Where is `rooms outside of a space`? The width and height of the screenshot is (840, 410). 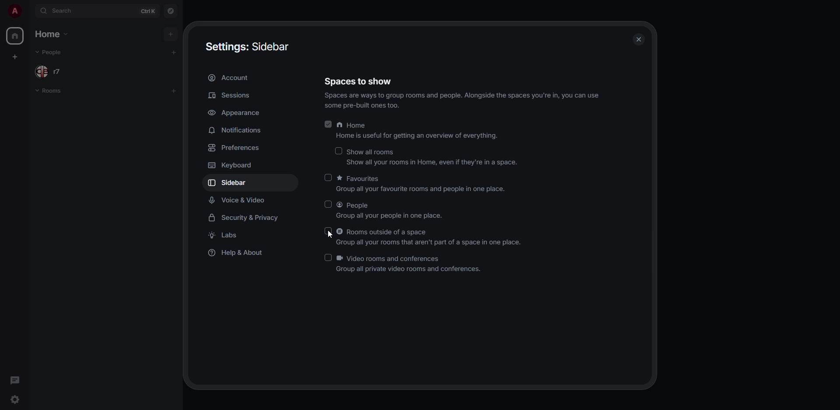 rooms outside of a space is located at coordinates (429, 238).